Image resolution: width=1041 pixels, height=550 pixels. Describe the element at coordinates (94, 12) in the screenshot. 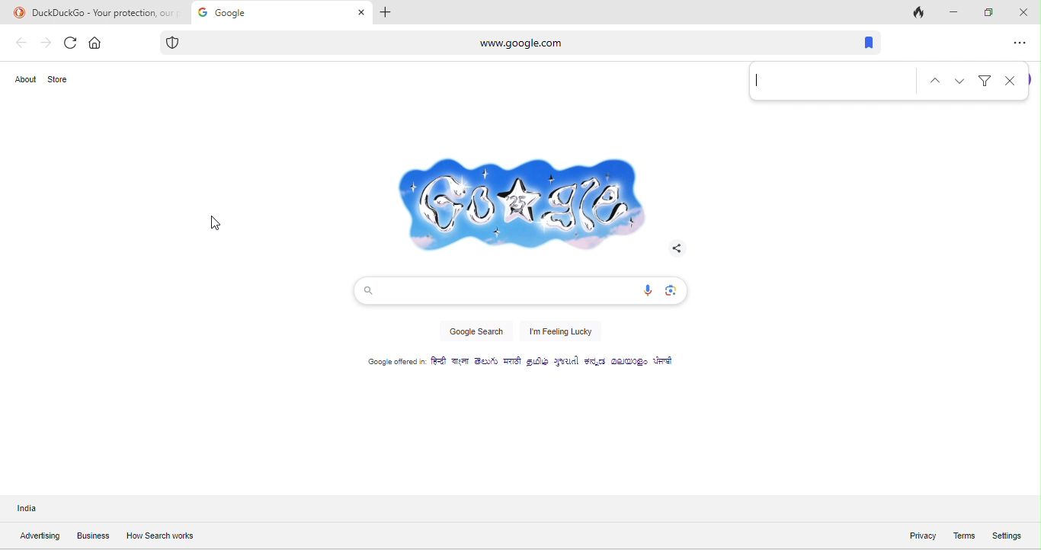

I see `DuckGoDuckGo - Your protection` at that location.